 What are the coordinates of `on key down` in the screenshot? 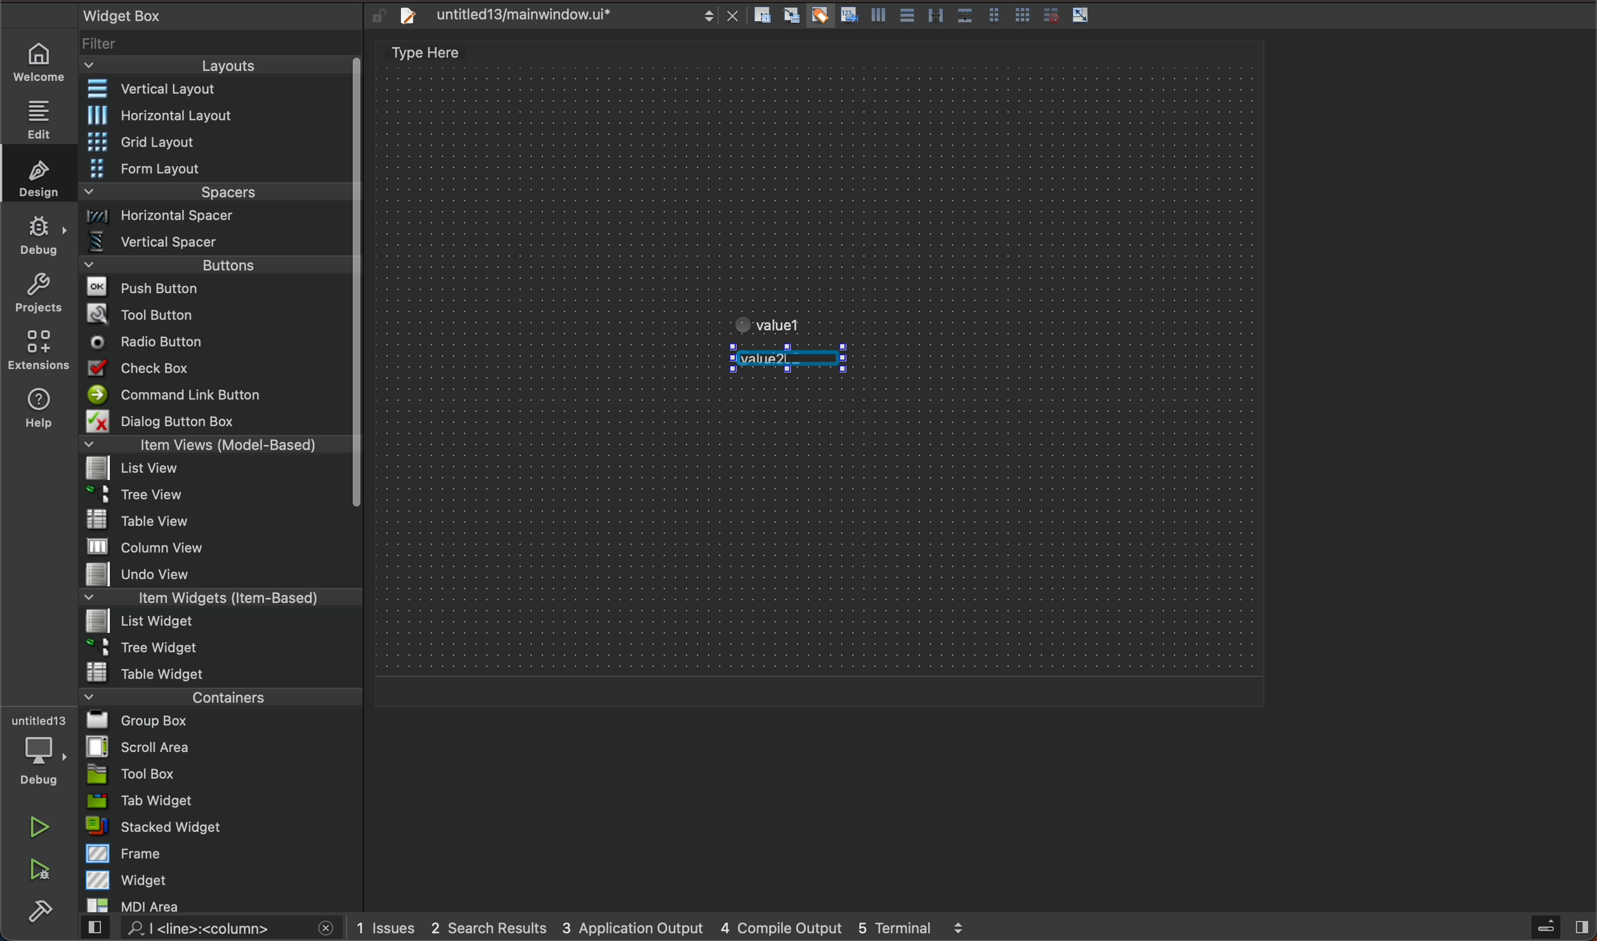 It's located at (152, 343).